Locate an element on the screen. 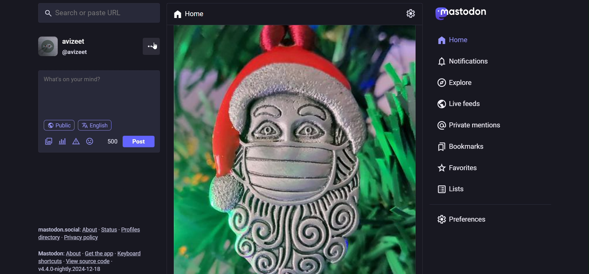 The image size is (589, 274). shortcuts is located at coordinates (48, 261).